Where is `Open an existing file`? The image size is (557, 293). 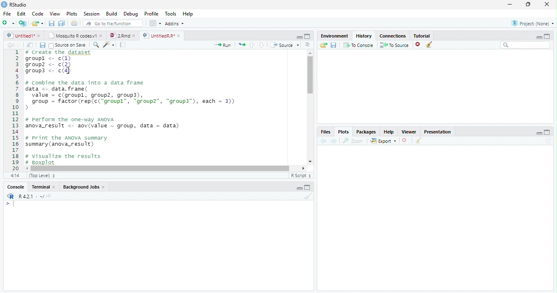
Open an existing file is located at coordinates (38, 23).